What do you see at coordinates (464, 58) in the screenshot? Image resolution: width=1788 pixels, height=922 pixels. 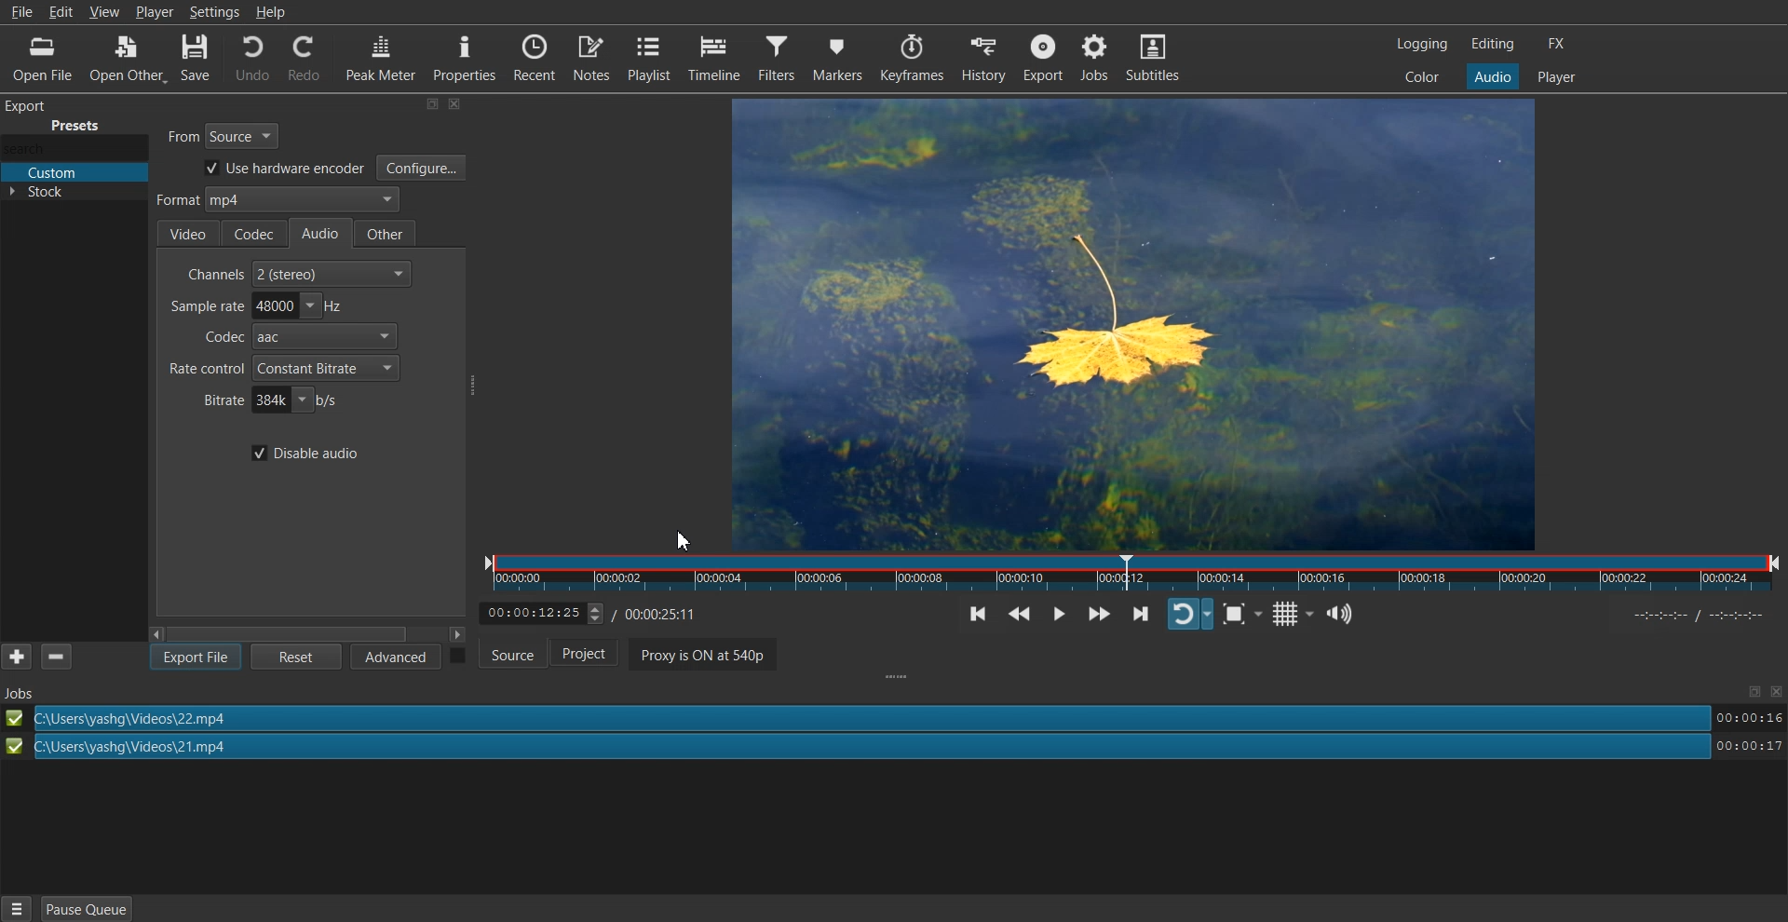 I see `Properties` at bounding box center [464, 58].